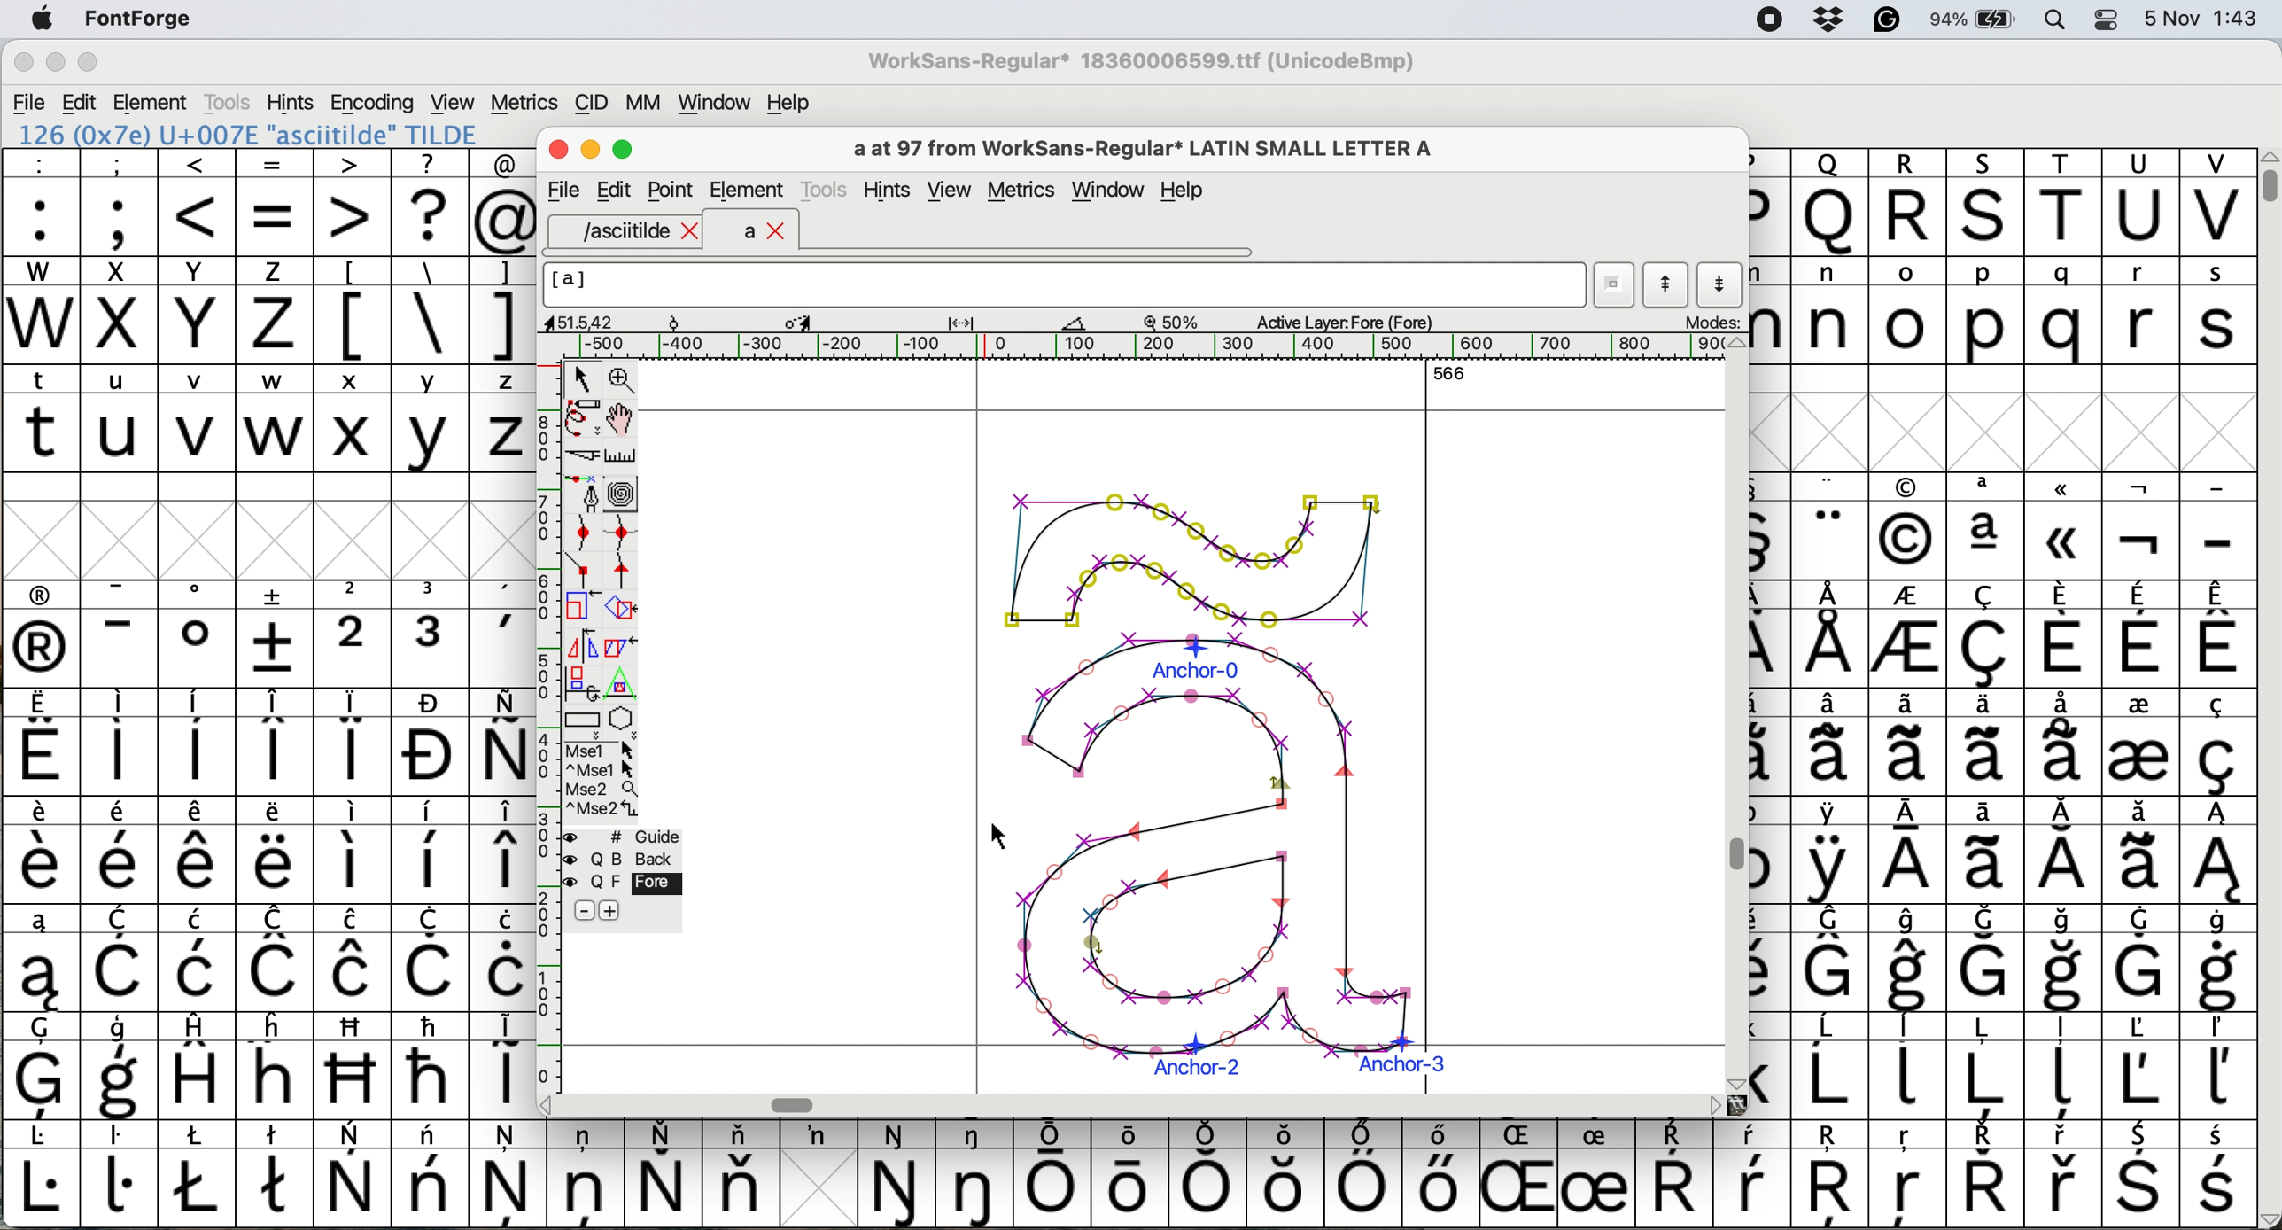  Describe the element at coordinates (30, 103) in the screenshot. I see `file` at that location.